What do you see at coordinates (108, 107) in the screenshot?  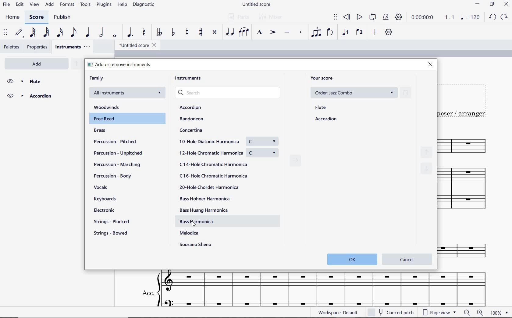 I see `woodwinds` at bounding box center [108, 107].